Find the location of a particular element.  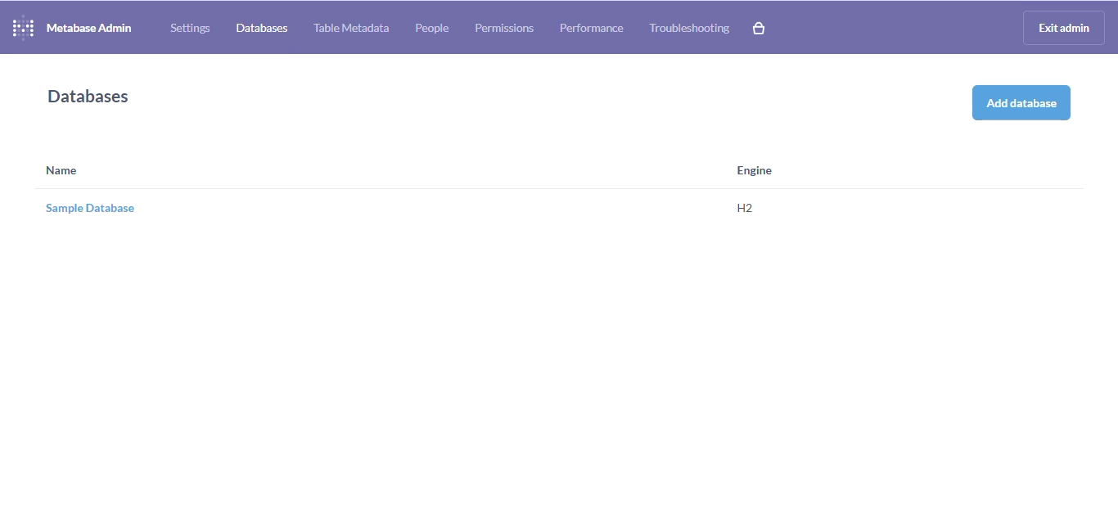

logo is located at coordinates (23, 27).